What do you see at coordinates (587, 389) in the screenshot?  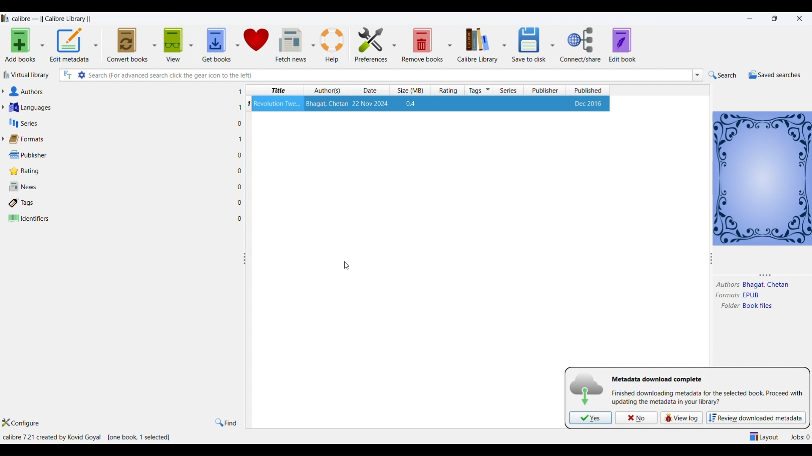 I see `download logo` at bounding box center [587, 389].